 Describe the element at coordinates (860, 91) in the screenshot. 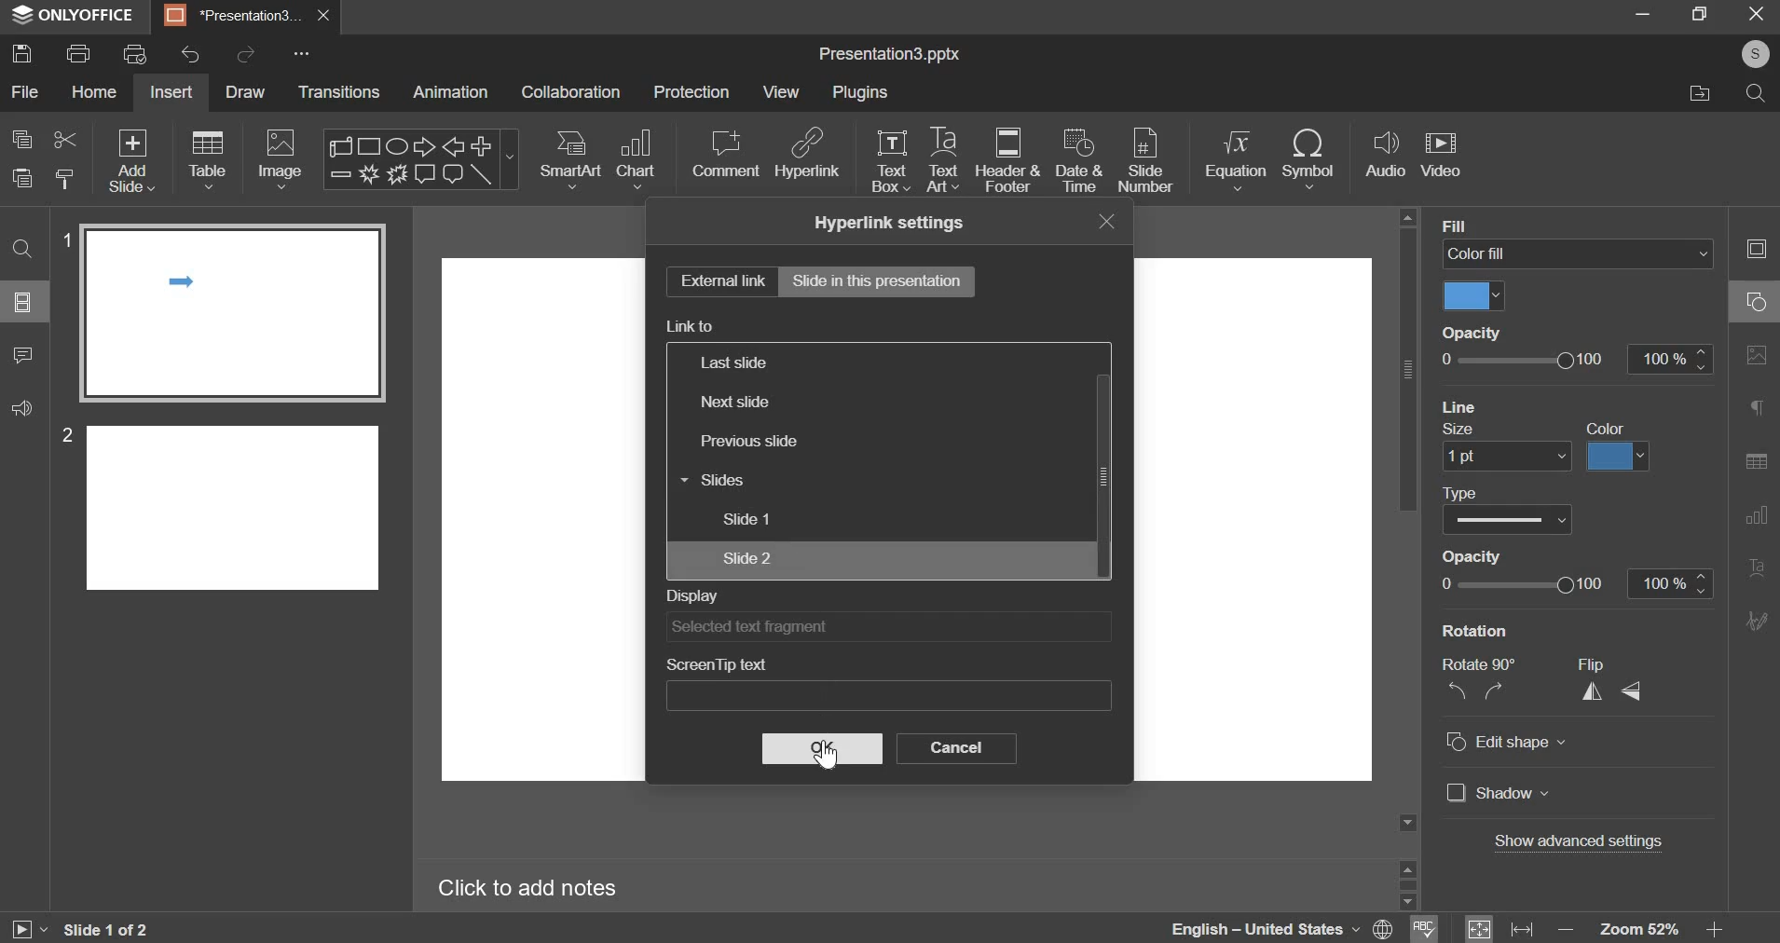

I see `plugins` at that location.